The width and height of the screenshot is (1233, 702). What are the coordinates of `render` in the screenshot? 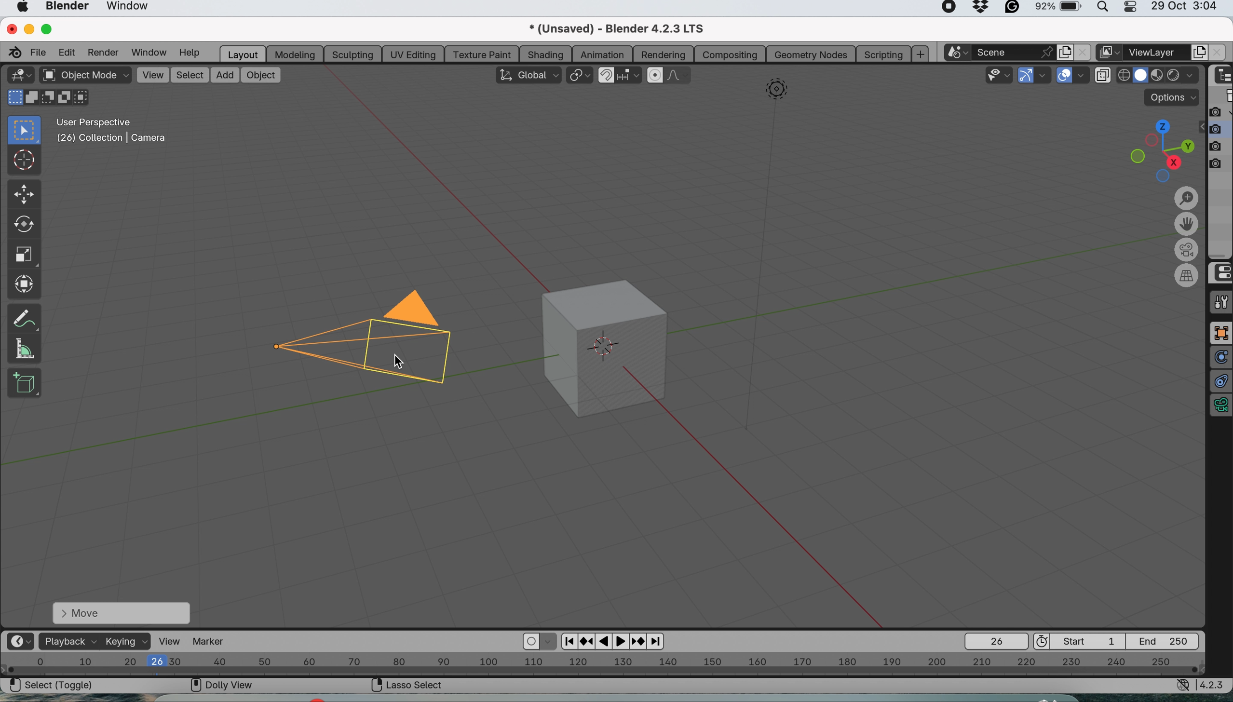 It's located at (102, 53).